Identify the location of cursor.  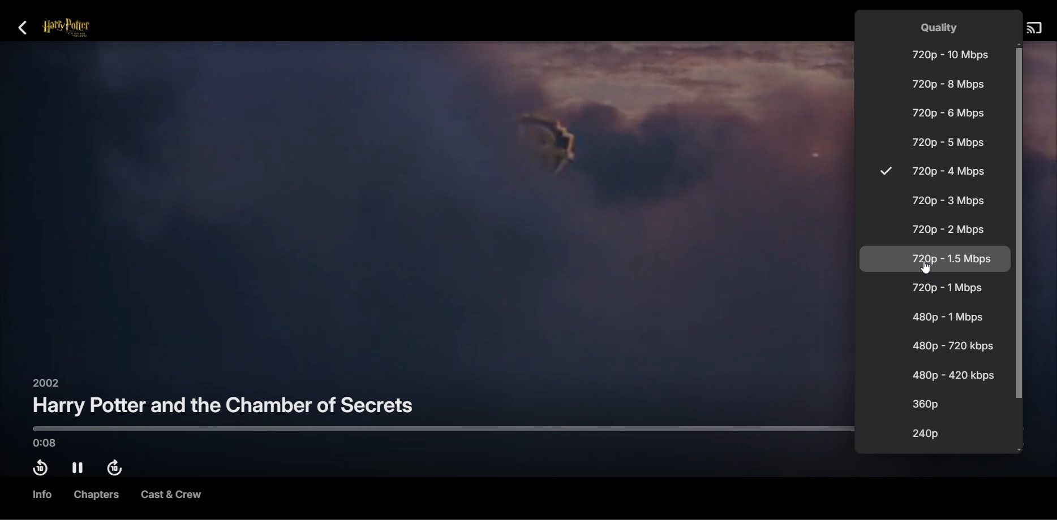
(926, 265).